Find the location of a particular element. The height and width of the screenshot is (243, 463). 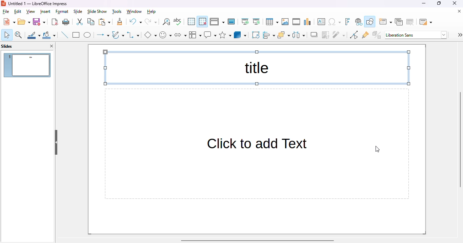

window is located at coordinates (134, 12).